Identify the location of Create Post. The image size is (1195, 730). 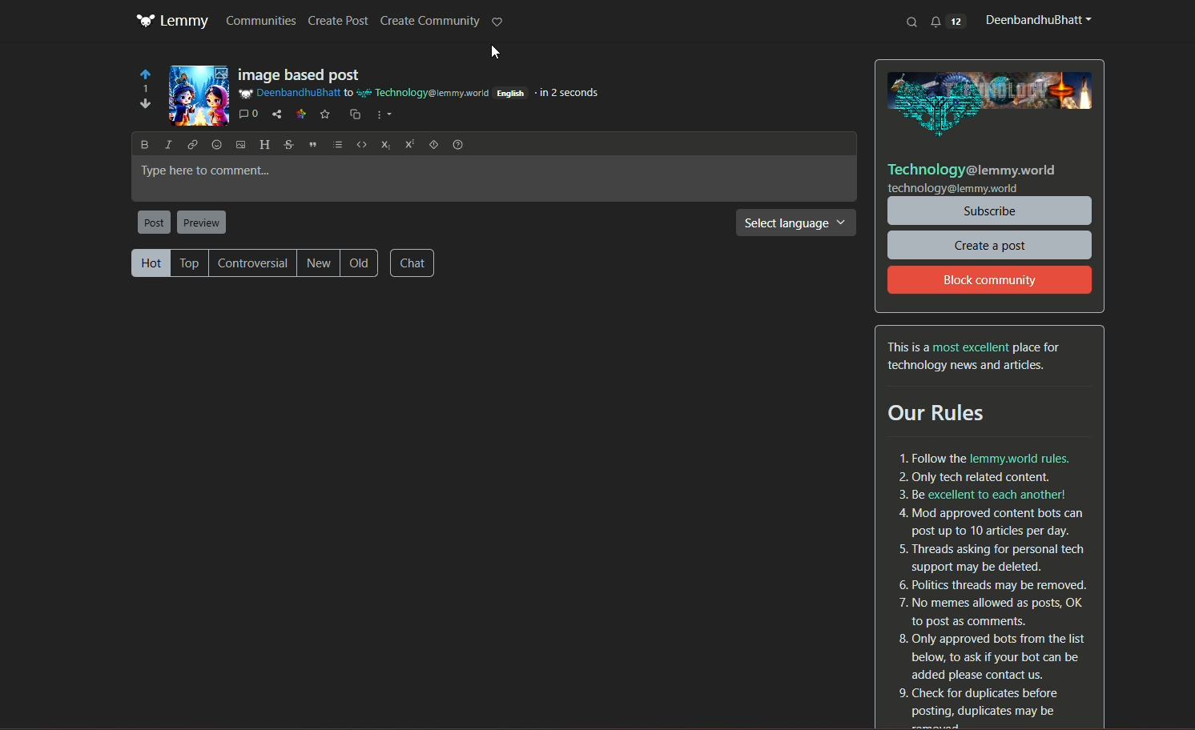
(340, 22).